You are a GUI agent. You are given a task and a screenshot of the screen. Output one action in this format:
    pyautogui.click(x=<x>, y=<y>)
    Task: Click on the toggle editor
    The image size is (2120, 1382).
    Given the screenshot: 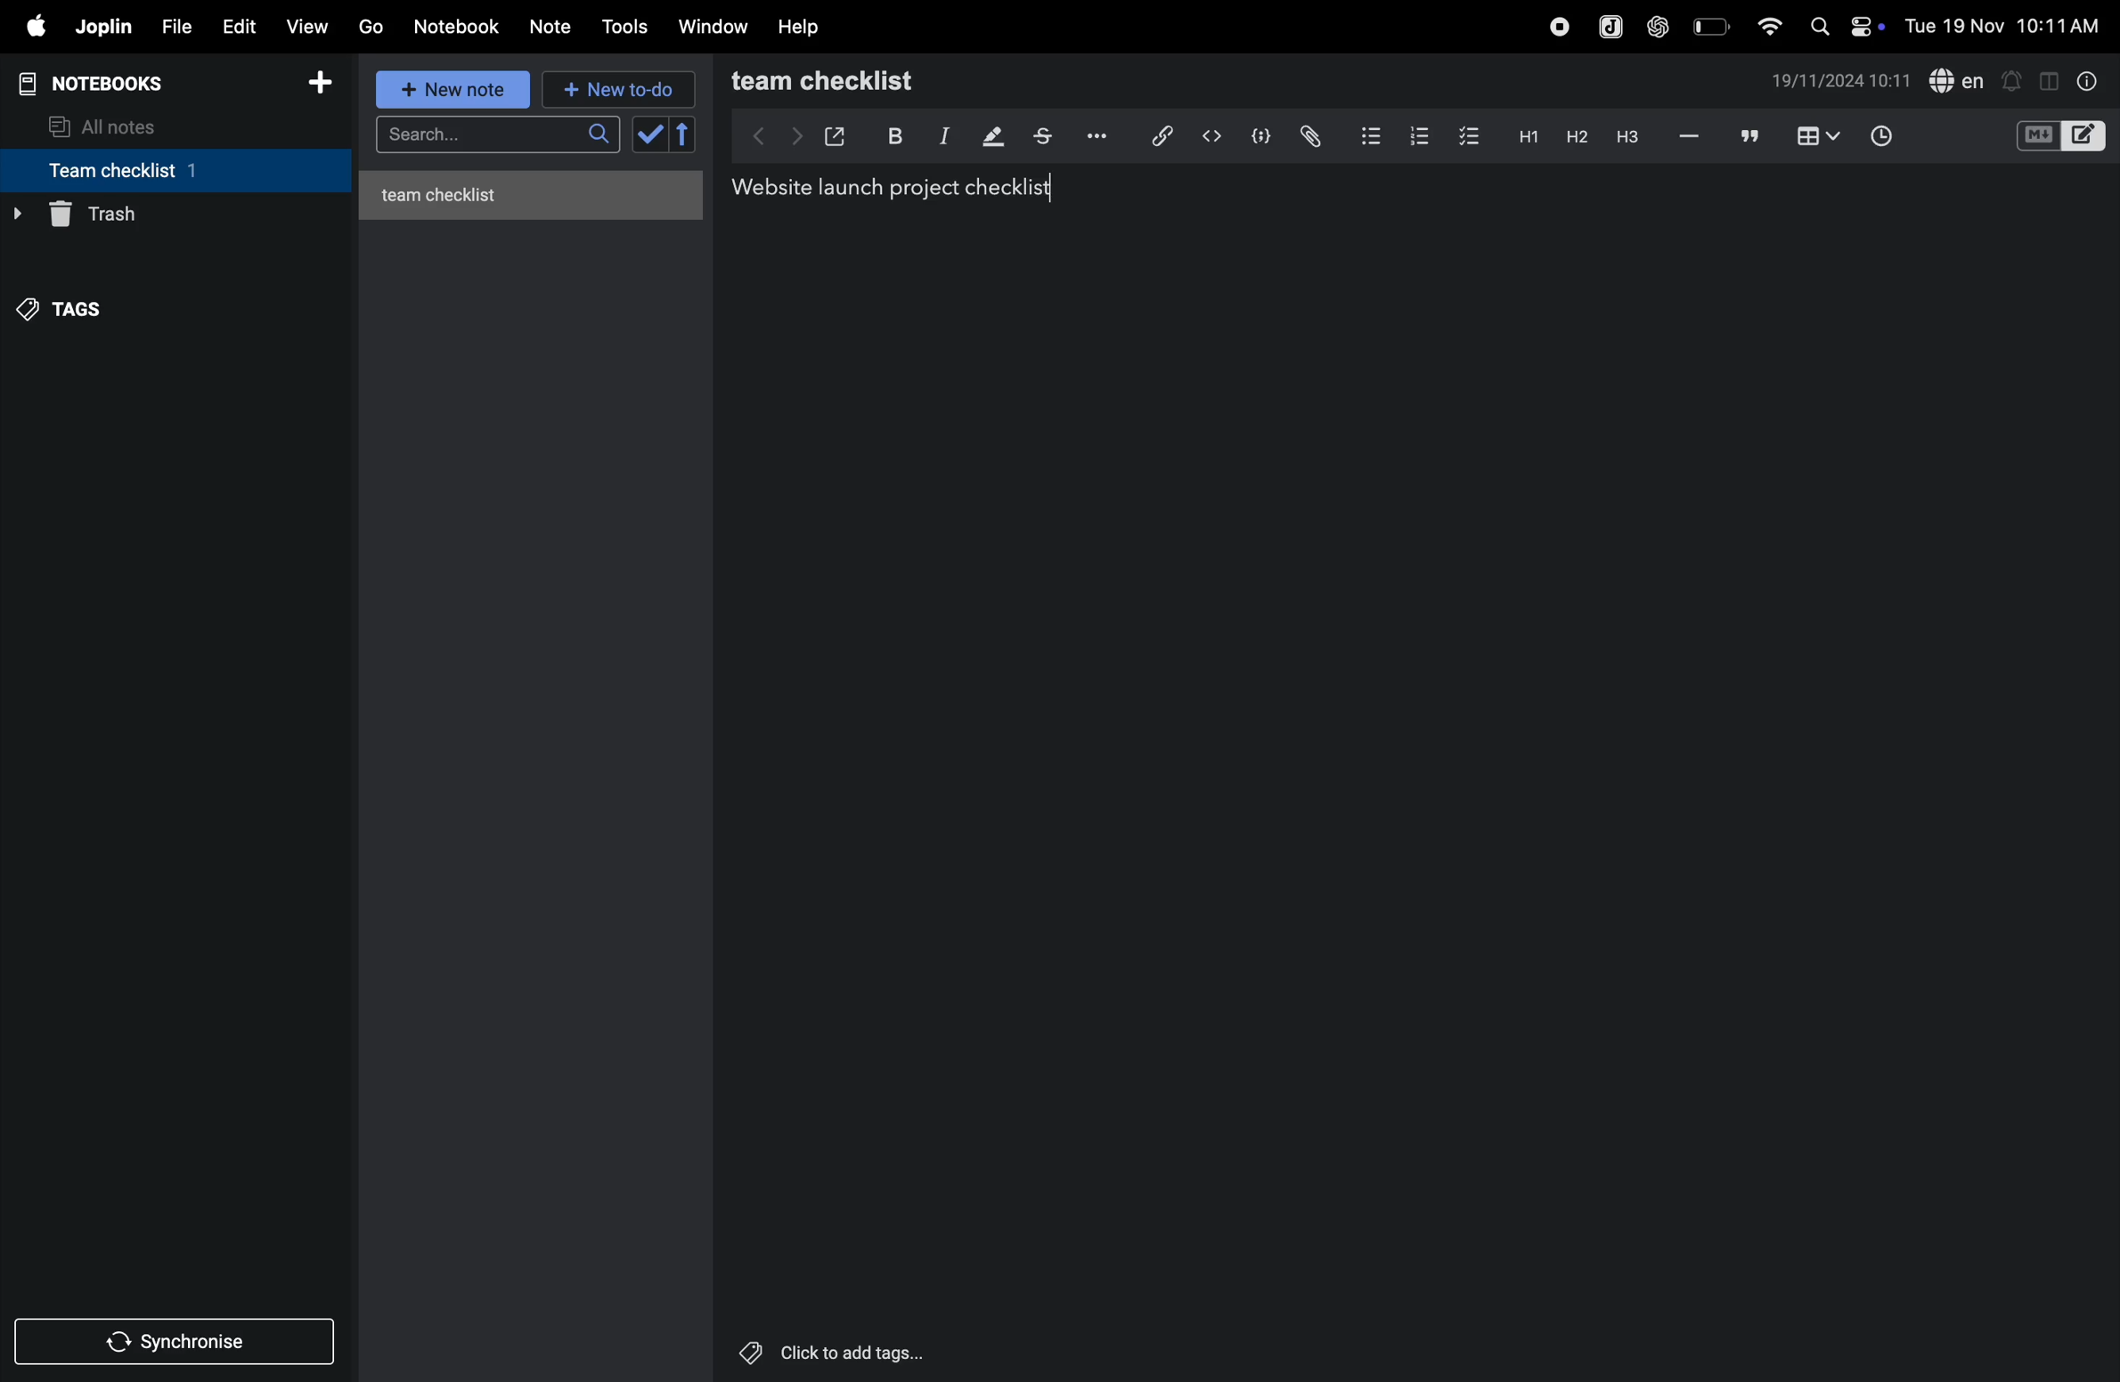 What is the action you would take?
    pyautogui.click(x=2043, y=80)
    